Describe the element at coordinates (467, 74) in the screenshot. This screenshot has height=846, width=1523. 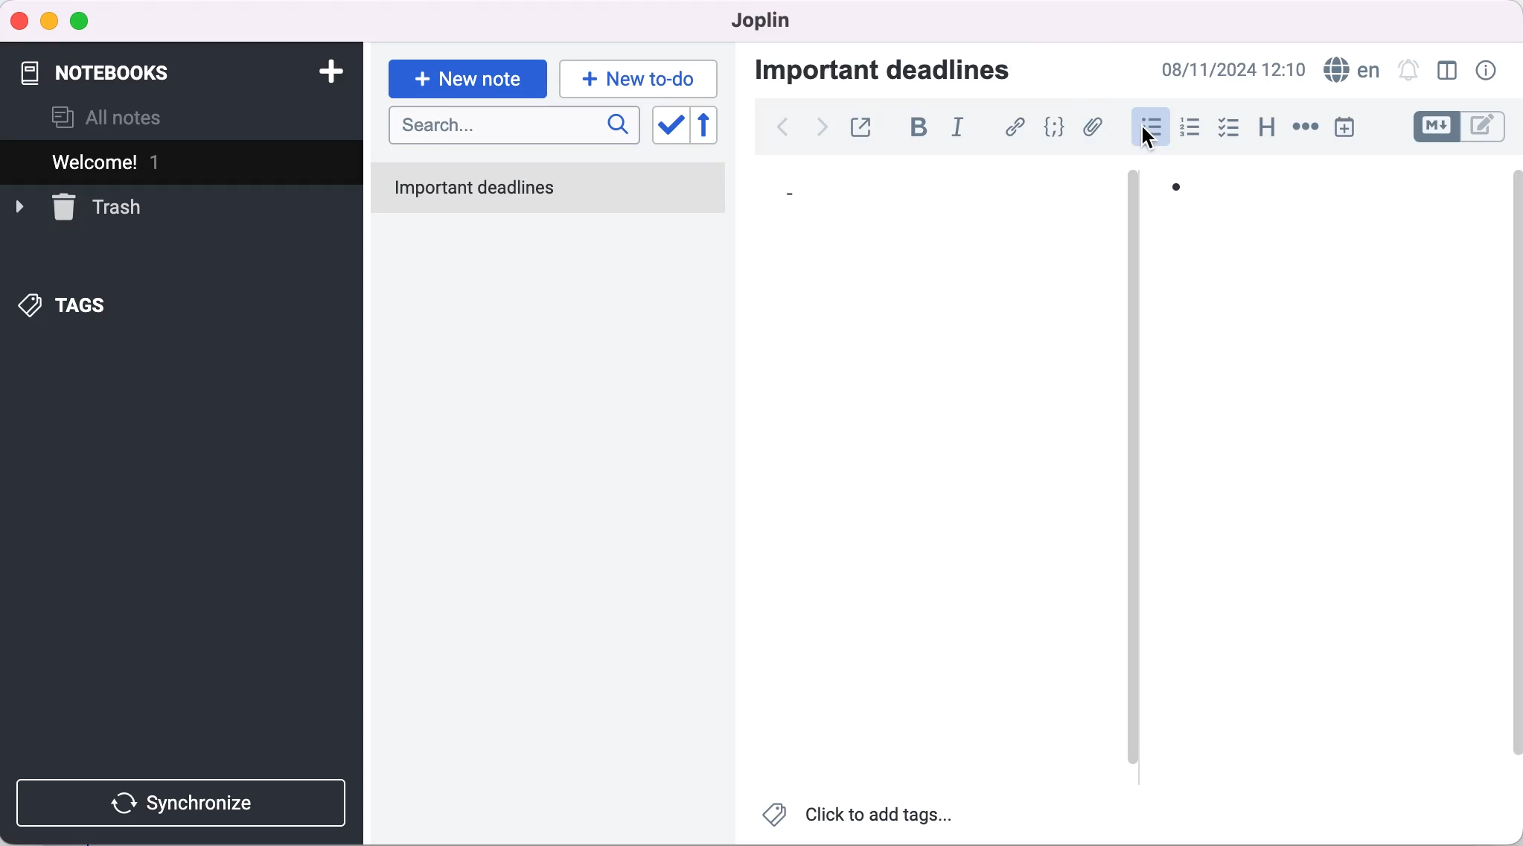
I see `new note` at that location.